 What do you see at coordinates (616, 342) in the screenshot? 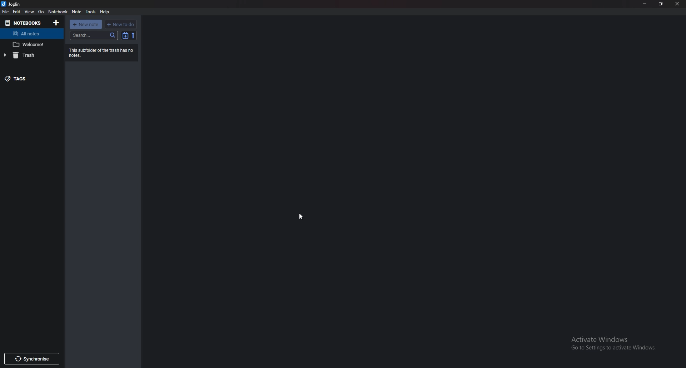
I see `Activate windows pop up` at bounding box center [616, 342].